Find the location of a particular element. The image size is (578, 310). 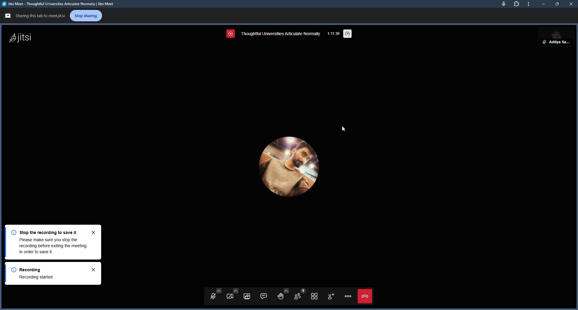

participants is located at coordinates (298, 296).